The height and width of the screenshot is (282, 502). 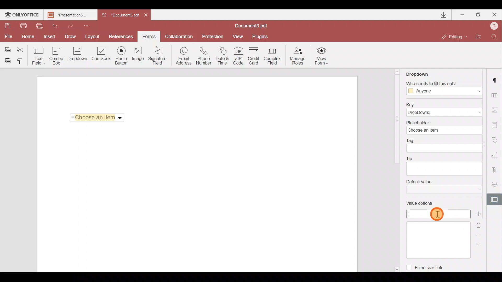 What do you see at coordinates (122, 56) in the screenshot?
I see `Radio` at bounding box center [122, 56].